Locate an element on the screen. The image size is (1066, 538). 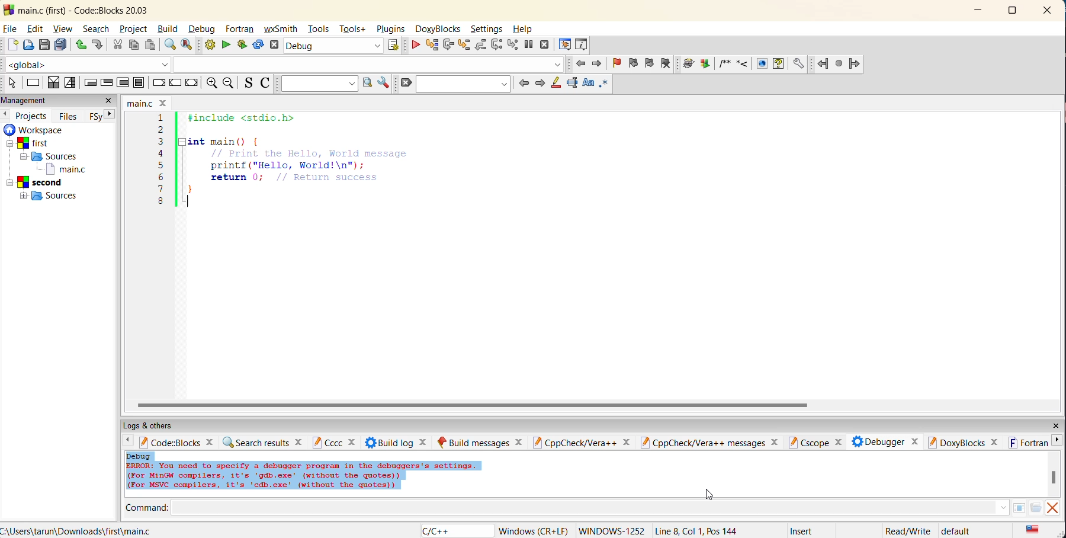
edit is located at coordinates (36, 29).